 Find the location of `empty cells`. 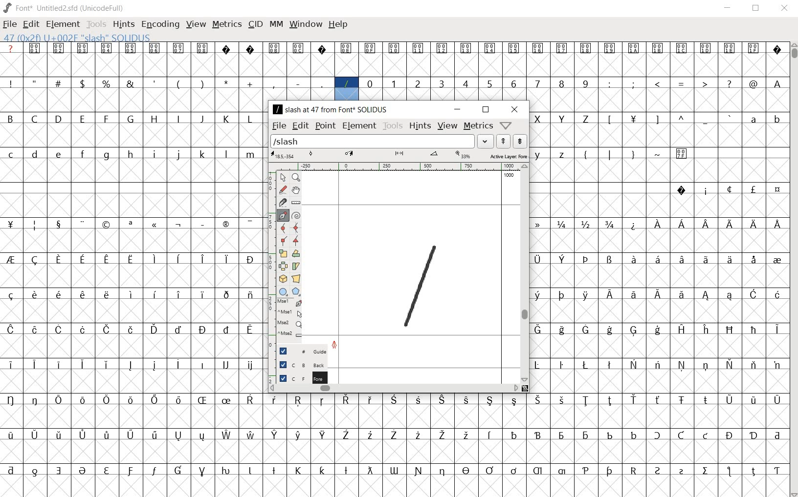

empty cells is located at coordinates (395, 485).